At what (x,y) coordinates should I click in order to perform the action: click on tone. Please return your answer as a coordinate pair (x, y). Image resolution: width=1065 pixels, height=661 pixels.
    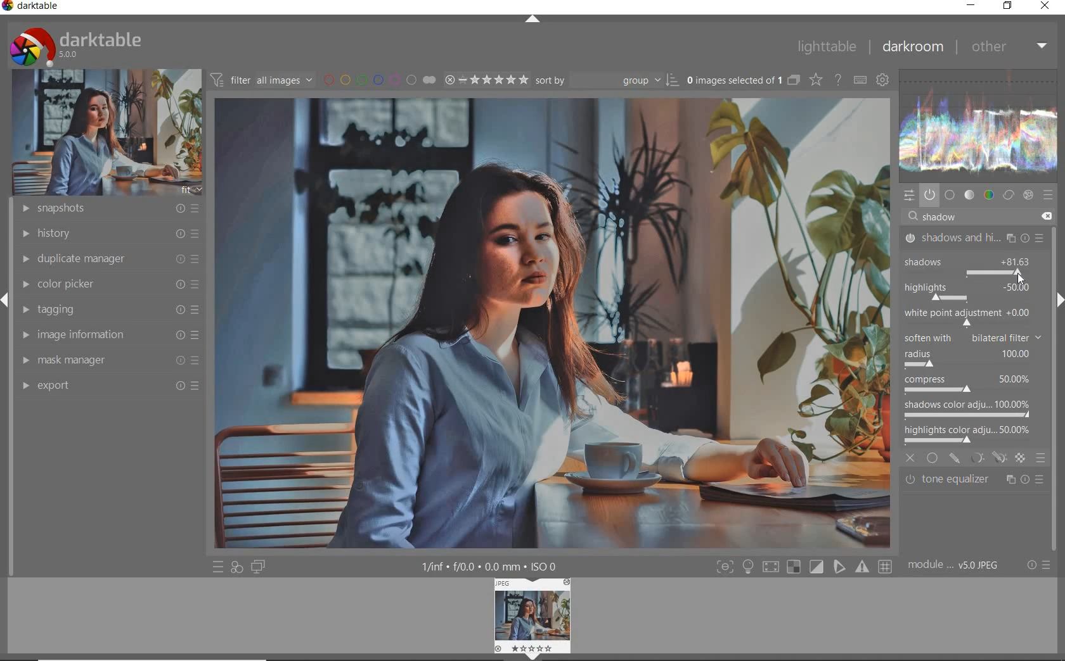
    Looking at the image, I should click on (969, 194).